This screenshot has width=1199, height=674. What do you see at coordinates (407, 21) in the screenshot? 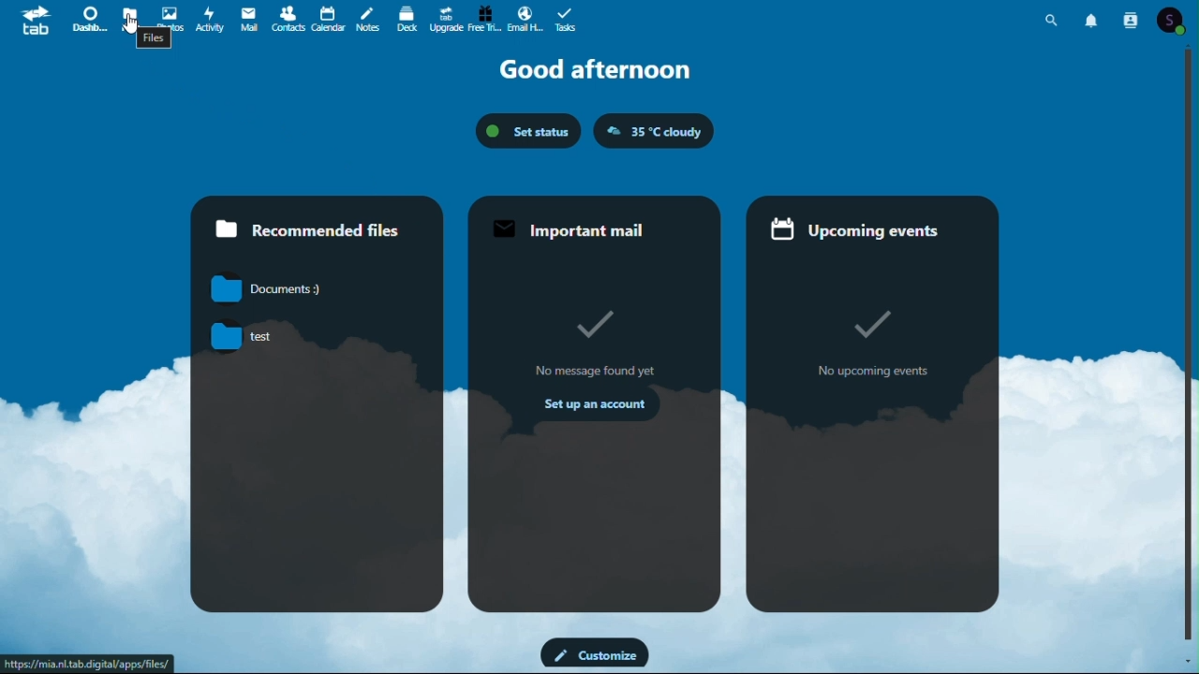
I see `deck` at bounding box center [407, 21].